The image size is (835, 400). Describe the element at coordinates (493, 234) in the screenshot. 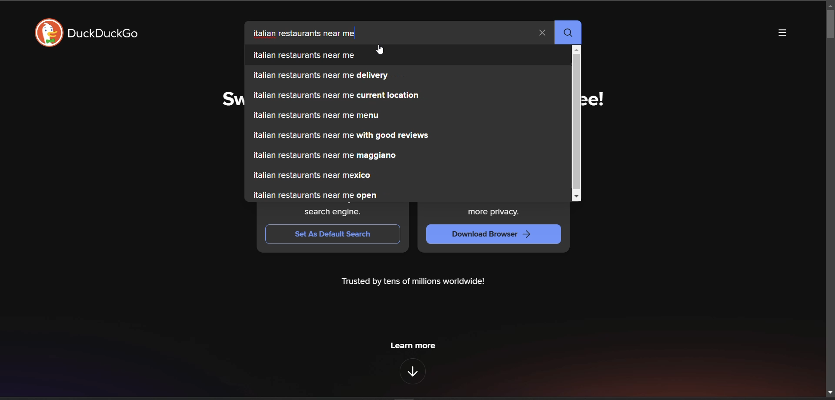

I see `Download Browser` at that location.